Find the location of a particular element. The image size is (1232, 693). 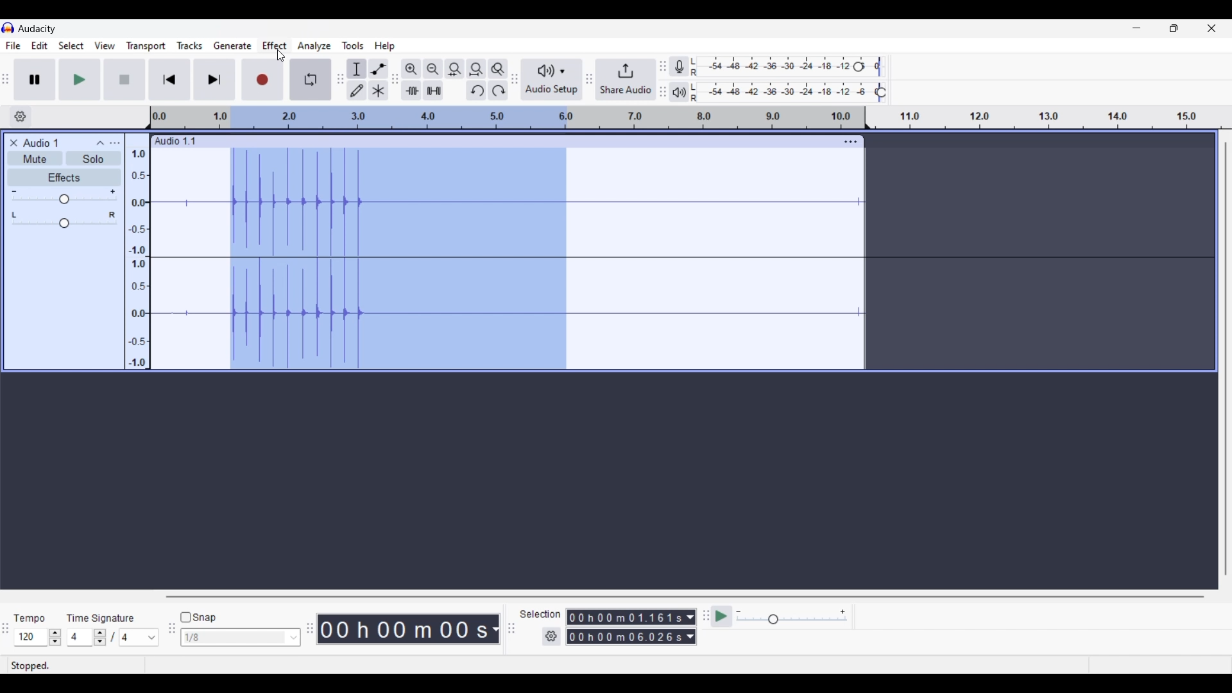

Open menu is located at coordinates (114, 143).